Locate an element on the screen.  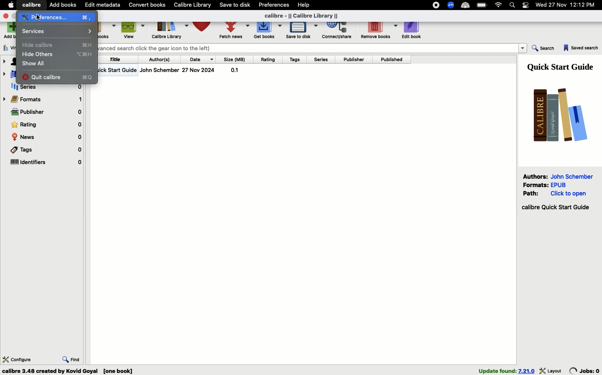
Close is located at coordinates (5, 15).